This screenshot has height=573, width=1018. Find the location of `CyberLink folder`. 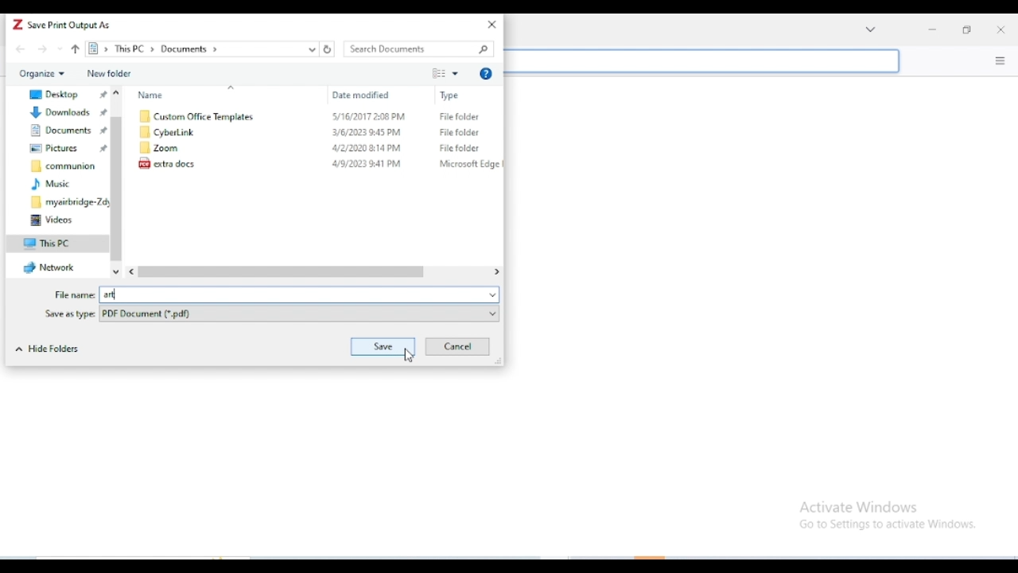

CyberLink folder is located at coordinates (167, 132).